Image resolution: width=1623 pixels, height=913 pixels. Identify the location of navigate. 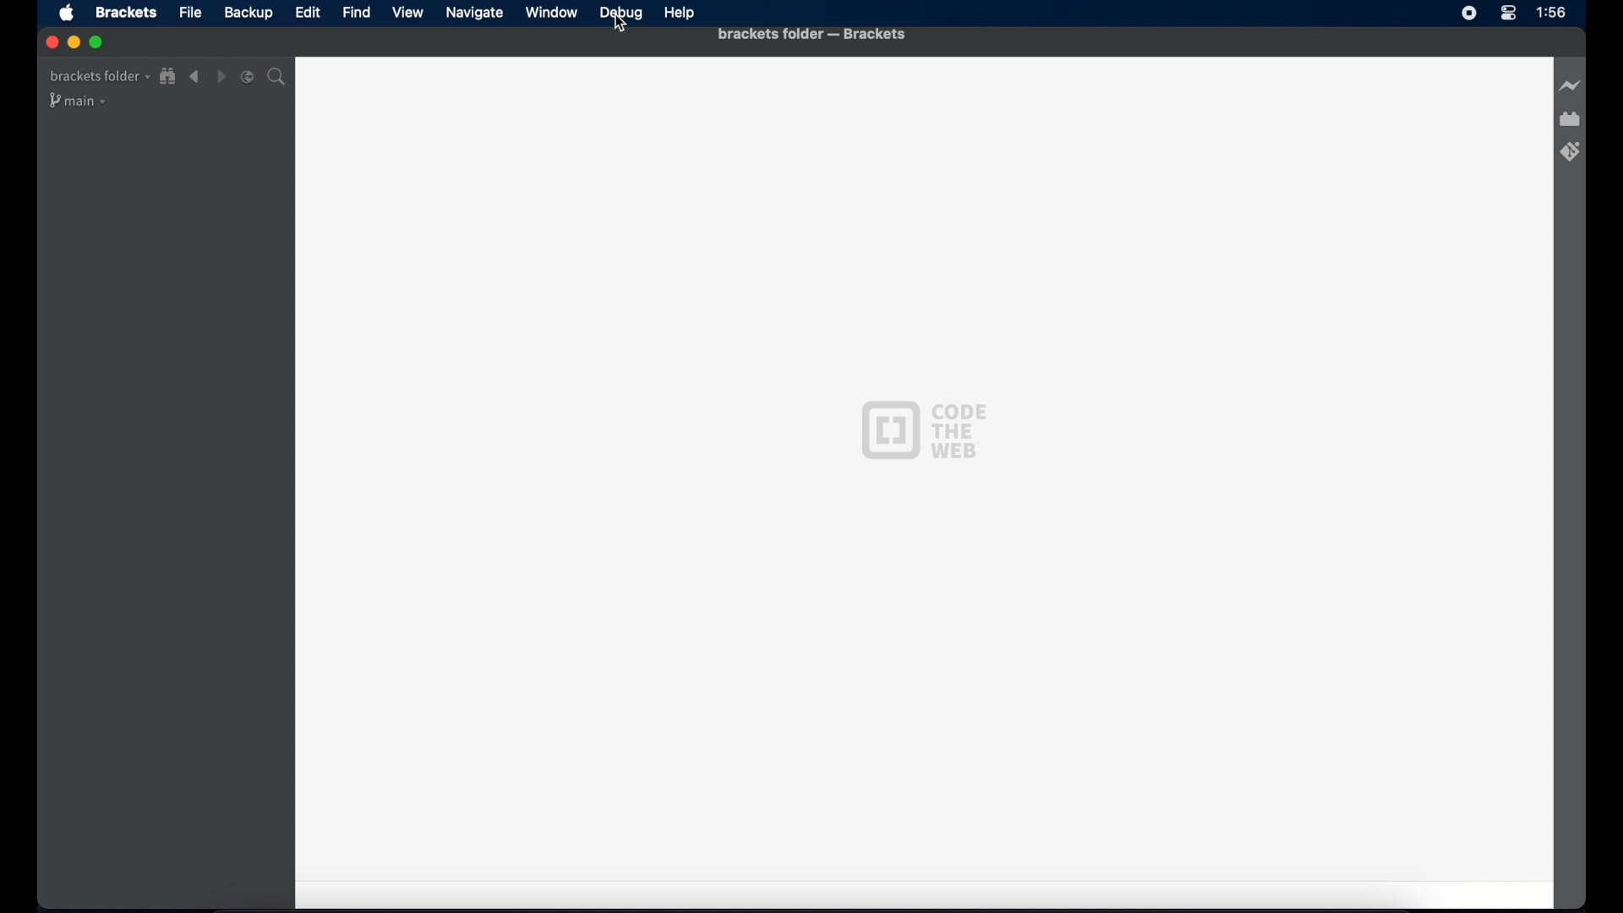
(474, 13).